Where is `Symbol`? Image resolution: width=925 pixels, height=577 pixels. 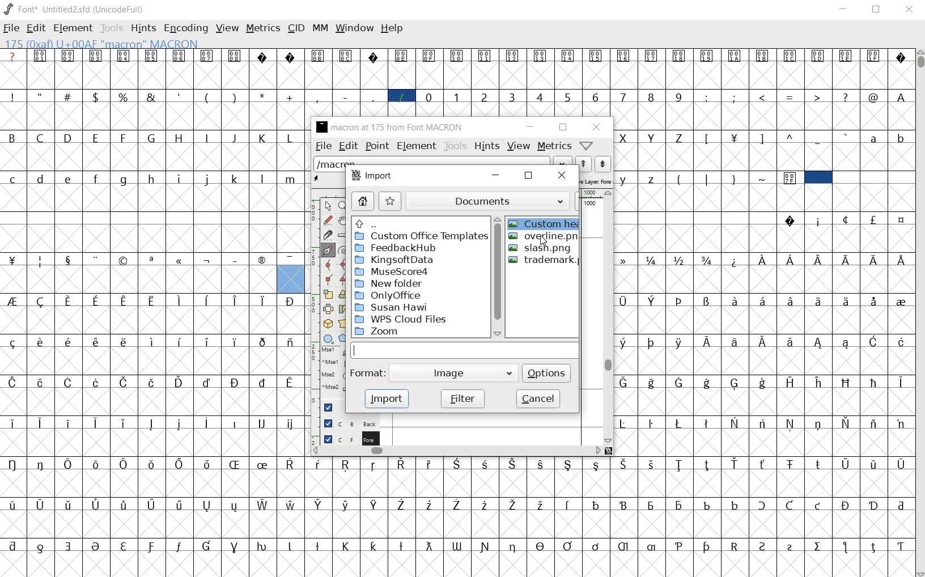 Symbol is located at coordinates (707, 382).